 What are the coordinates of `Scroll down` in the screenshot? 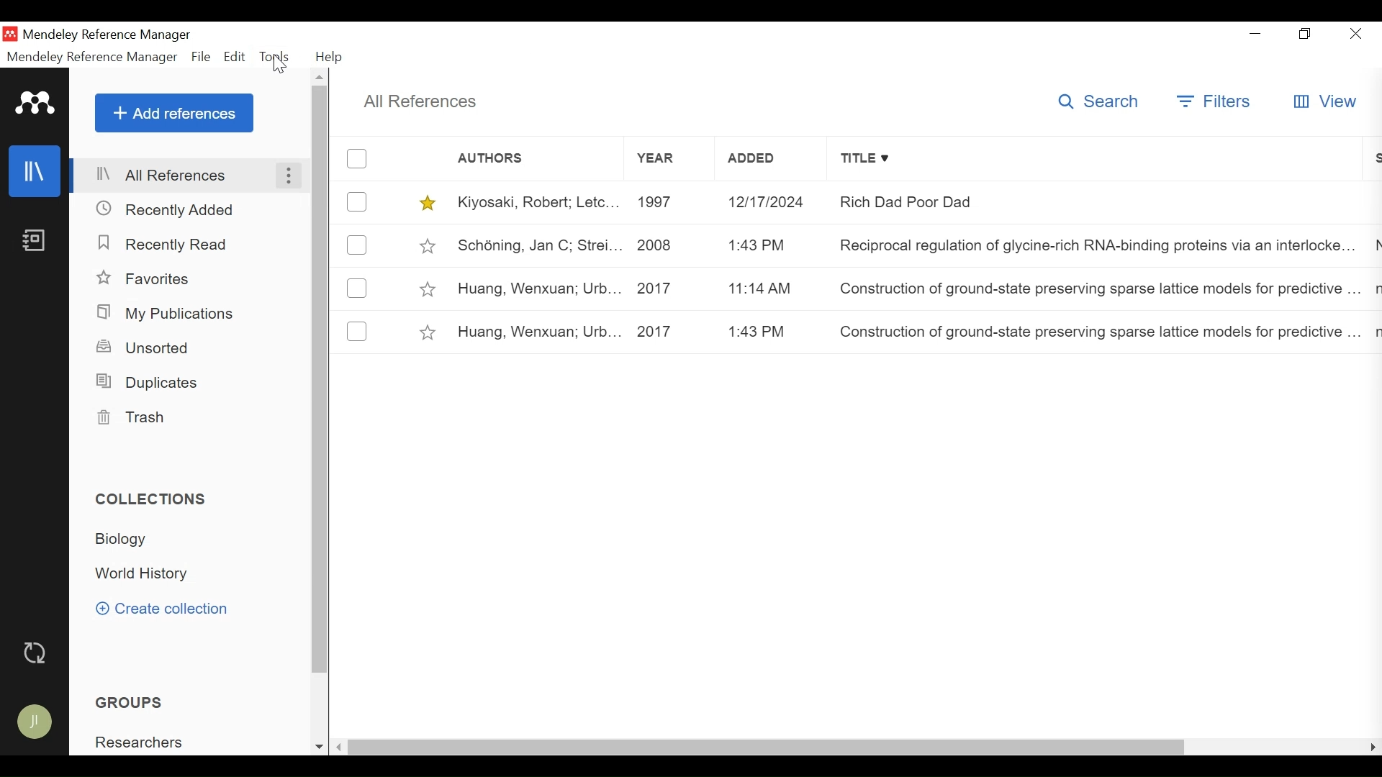 It's located at (317, 748).